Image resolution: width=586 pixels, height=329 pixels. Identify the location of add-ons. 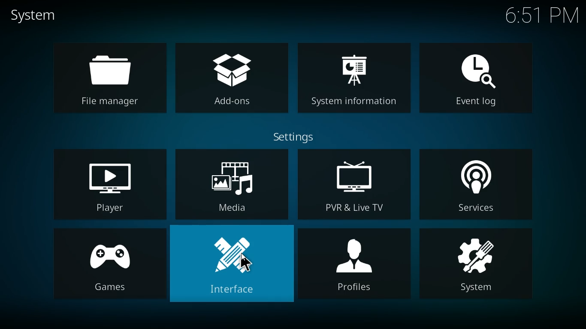
(232, 75).